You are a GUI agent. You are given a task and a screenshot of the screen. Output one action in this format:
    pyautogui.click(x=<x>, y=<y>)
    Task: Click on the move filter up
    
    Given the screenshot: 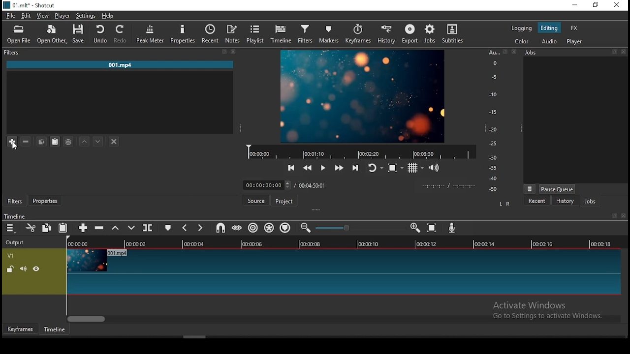 What is the action you would take?
    pyautogui.click(x=86, y=142)
    